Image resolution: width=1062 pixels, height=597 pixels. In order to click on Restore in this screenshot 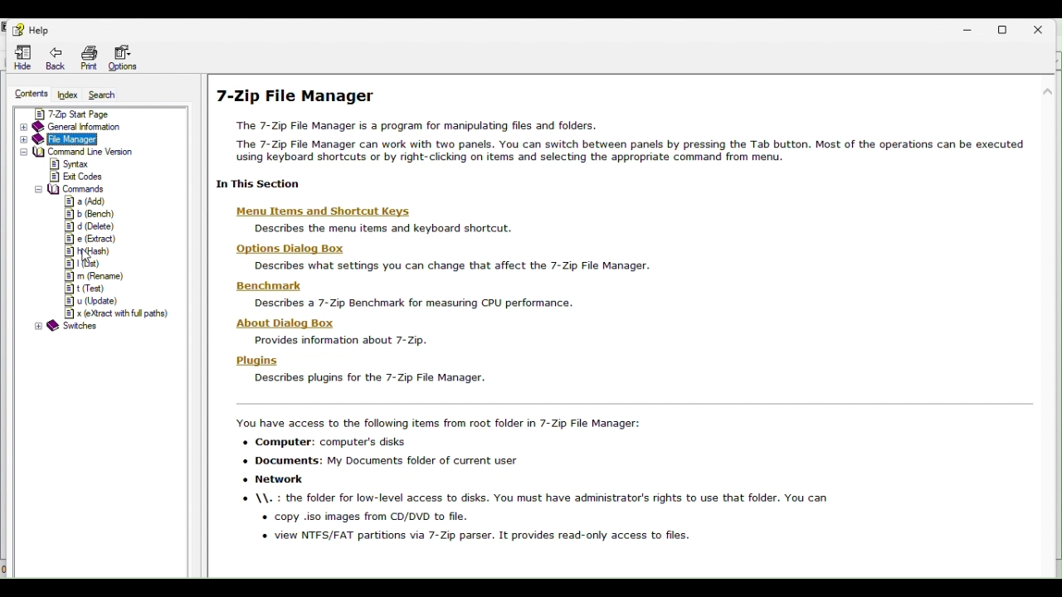, I will do `click(1008, 29)`.